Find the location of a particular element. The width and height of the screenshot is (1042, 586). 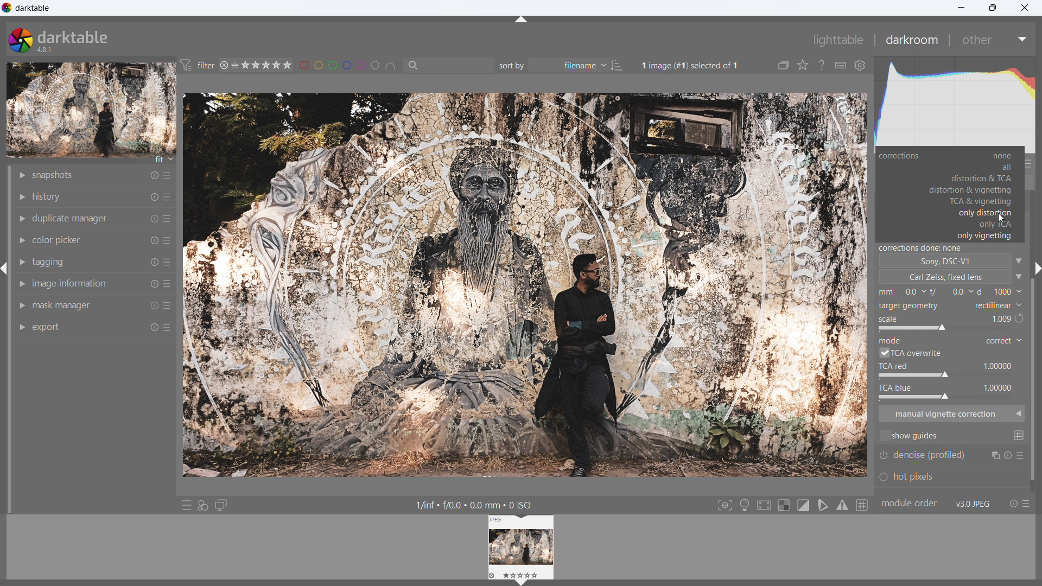

toggle high quality processing is located at coordinates (764, 505).